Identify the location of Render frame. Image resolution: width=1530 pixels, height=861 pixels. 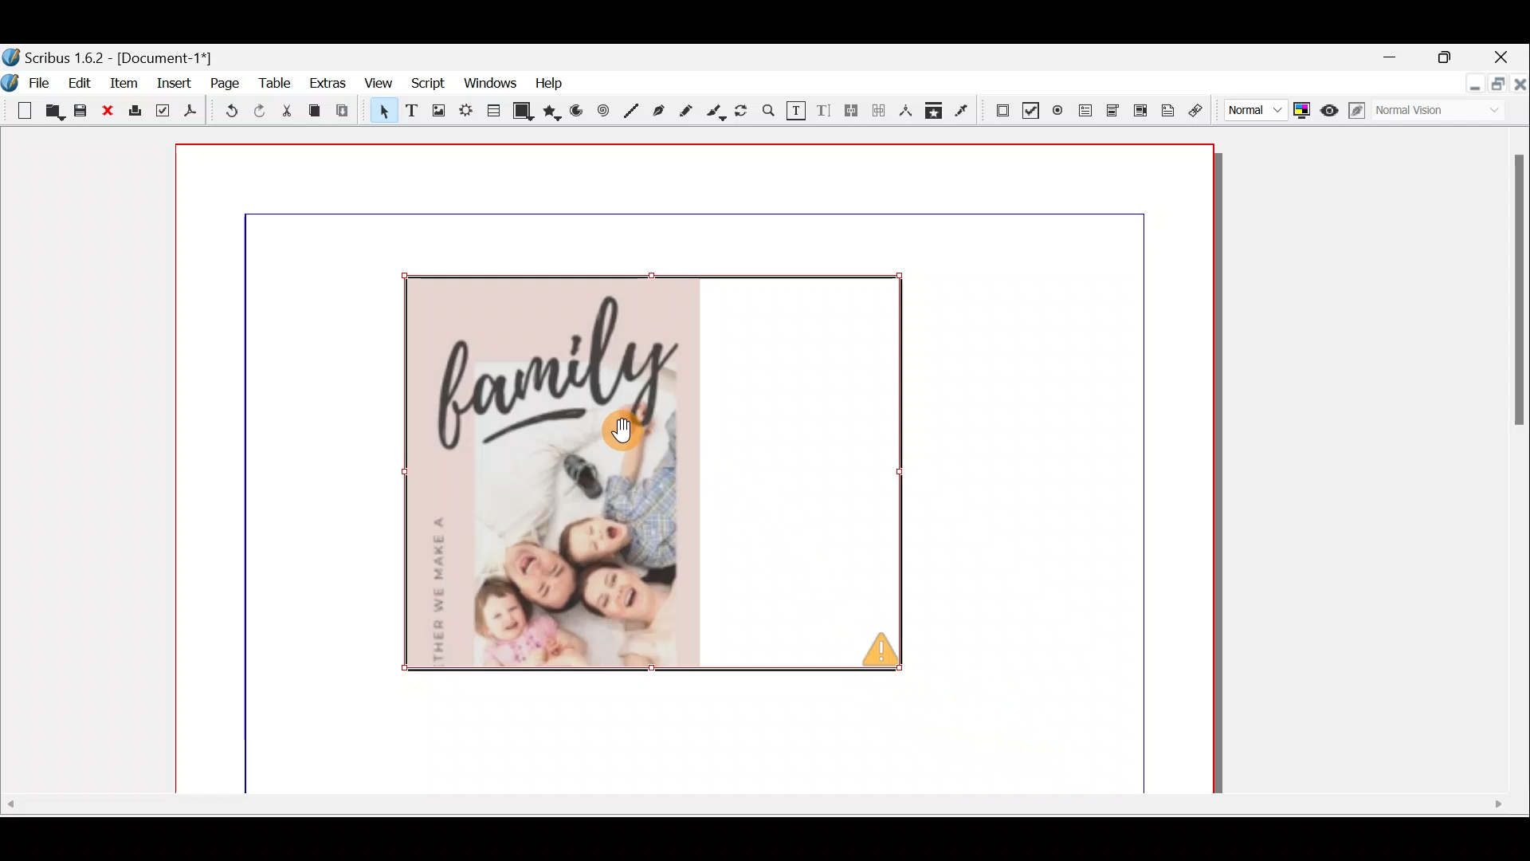
(465, 113).